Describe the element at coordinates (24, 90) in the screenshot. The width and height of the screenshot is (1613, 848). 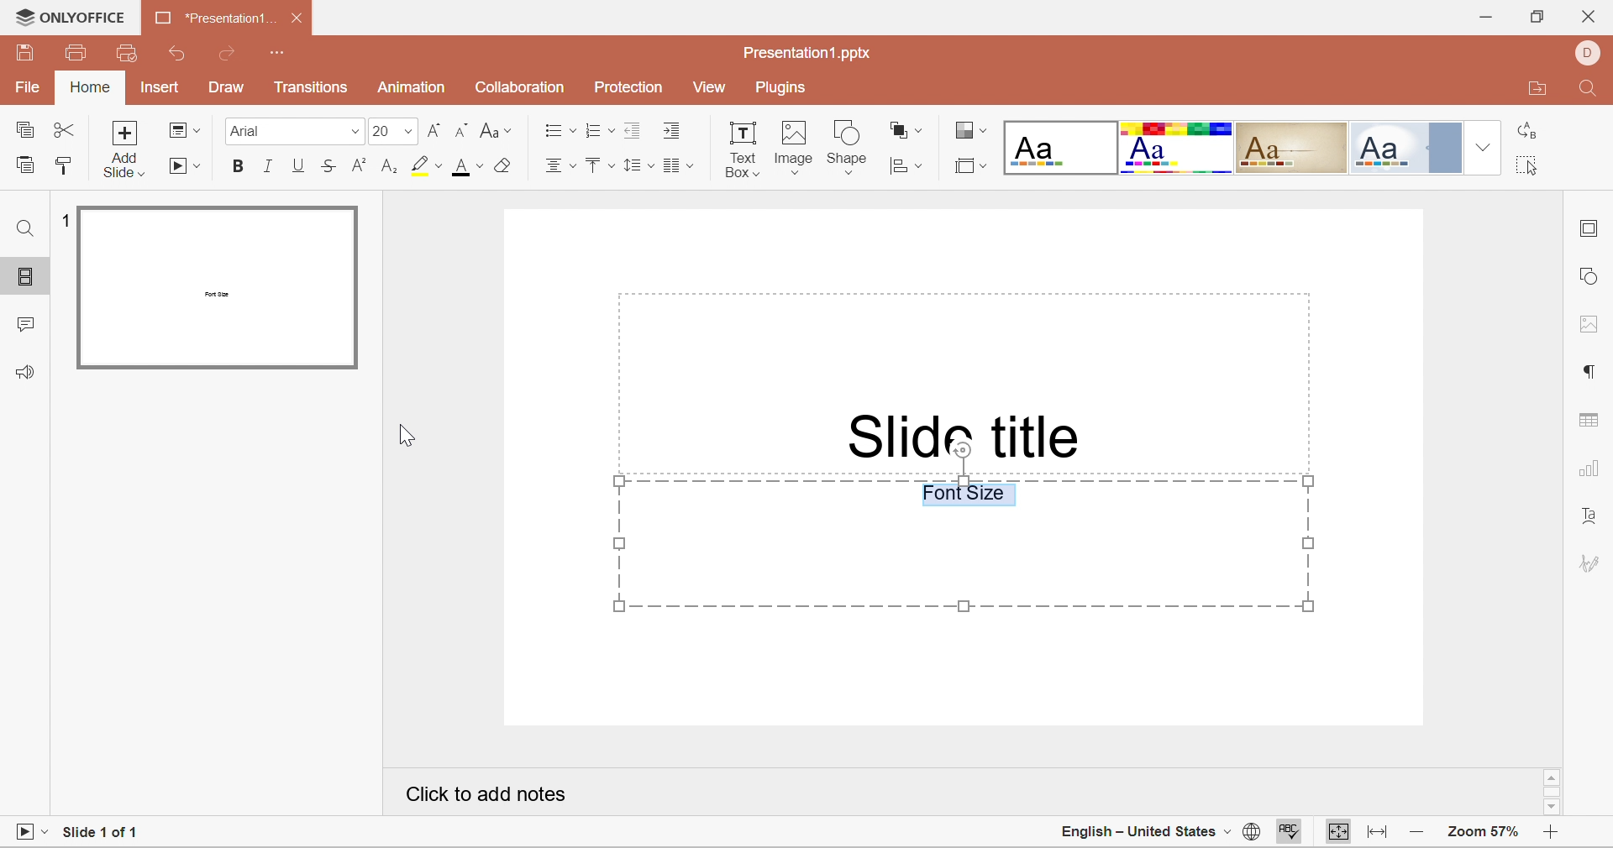
I see `File` at that location.